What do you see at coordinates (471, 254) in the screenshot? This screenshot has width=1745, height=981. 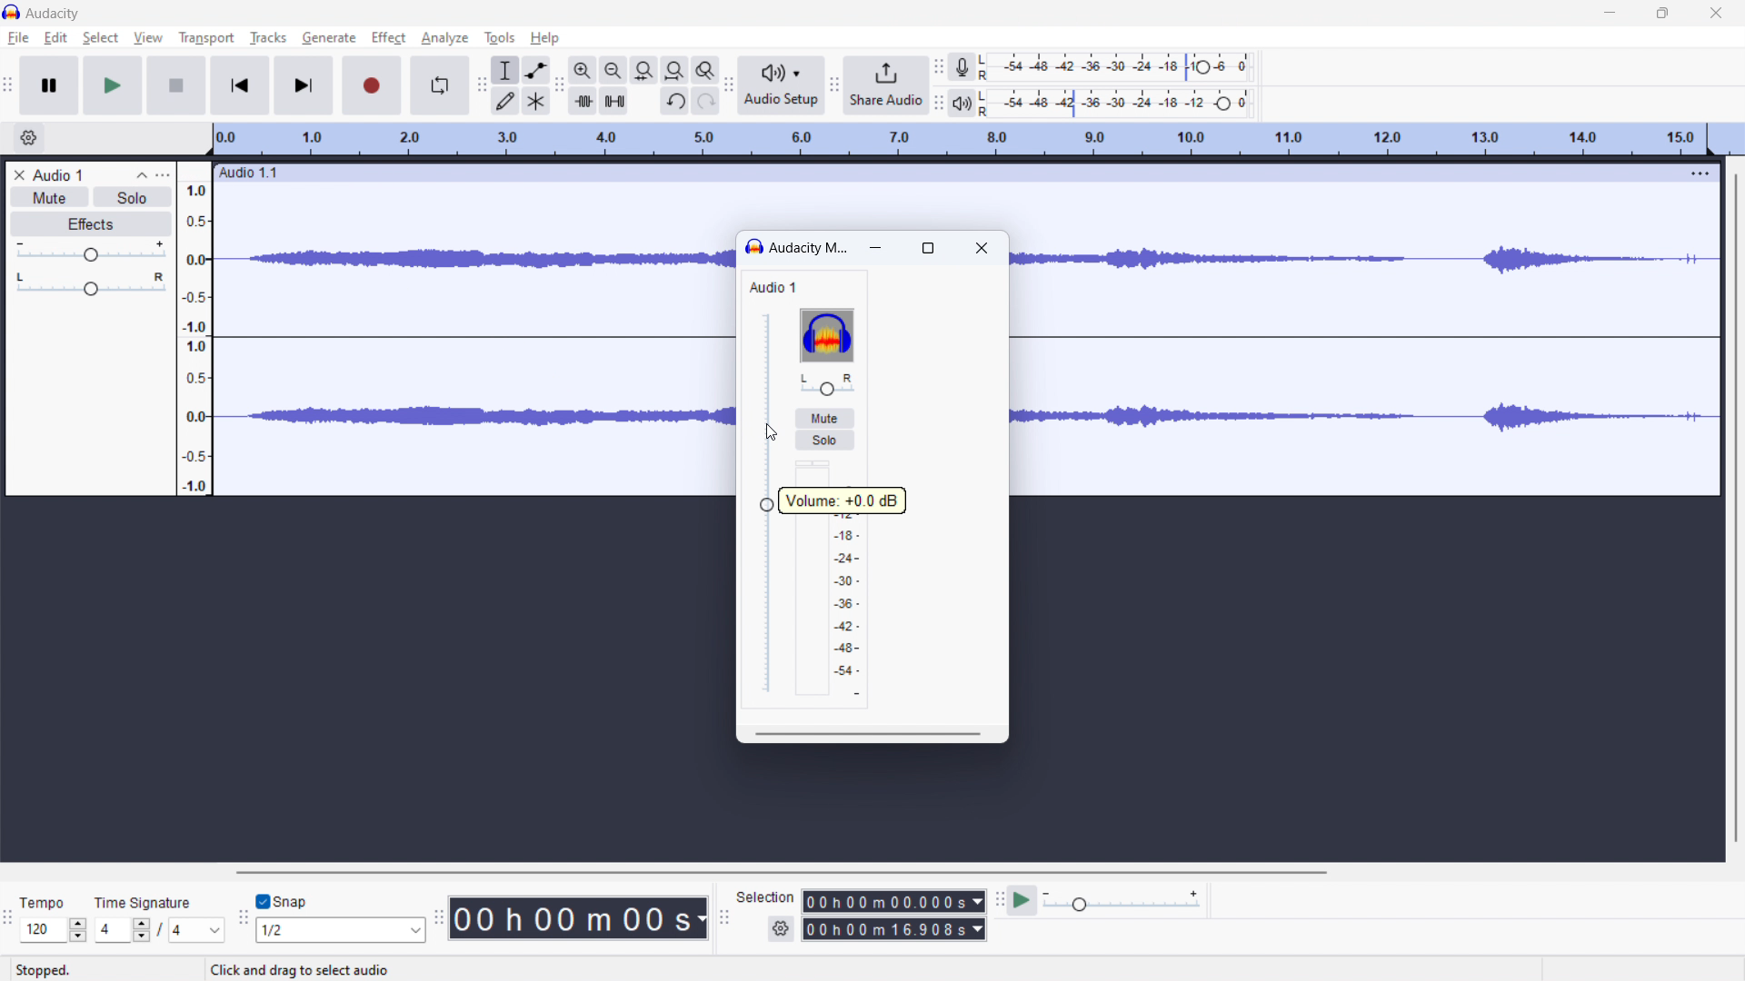 I see `waveform` at bounding box center [471, 254].